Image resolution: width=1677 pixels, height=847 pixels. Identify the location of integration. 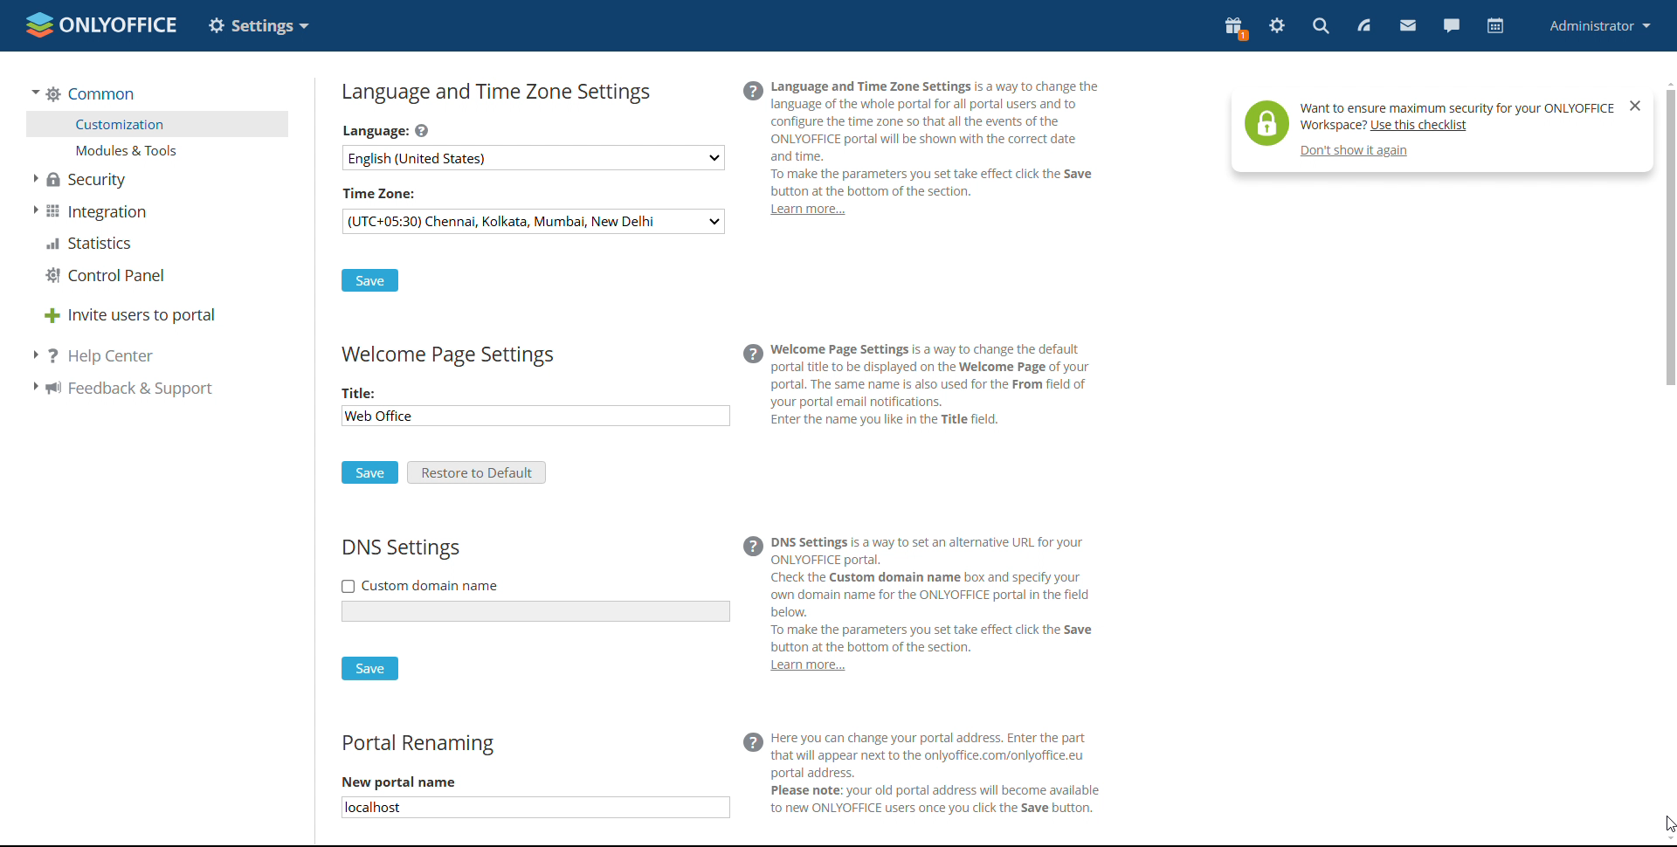
(89, 212).